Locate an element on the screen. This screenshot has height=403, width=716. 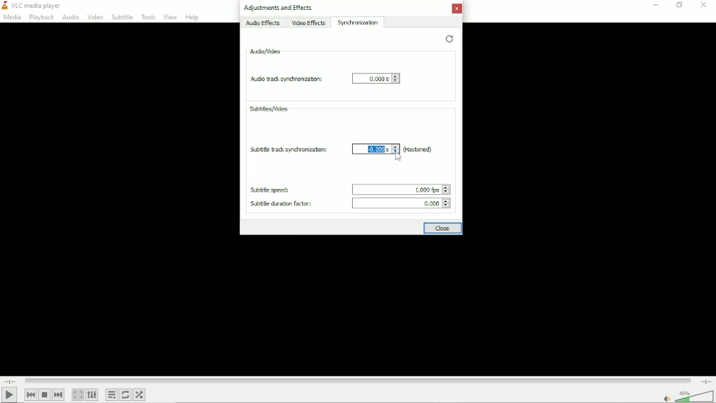
Close is located at coordinates (456, 9).